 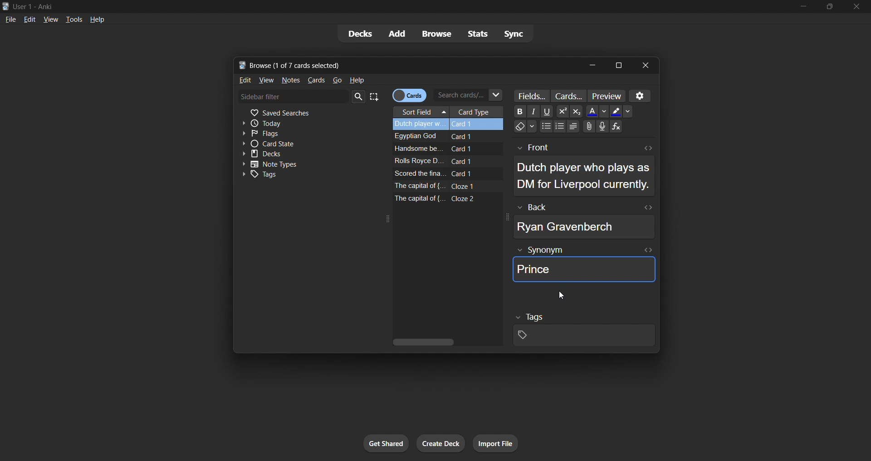 I want to click on Fill color, so click(x=615, y=111).